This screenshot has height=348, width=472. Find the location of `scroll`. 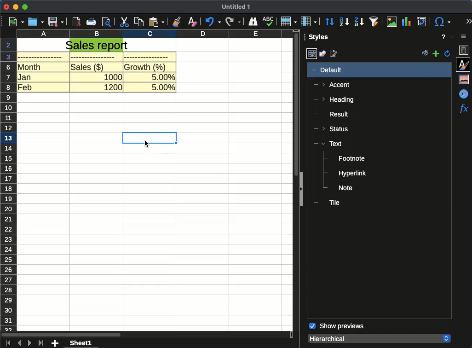

scroll is located at coordinates (146, 335).